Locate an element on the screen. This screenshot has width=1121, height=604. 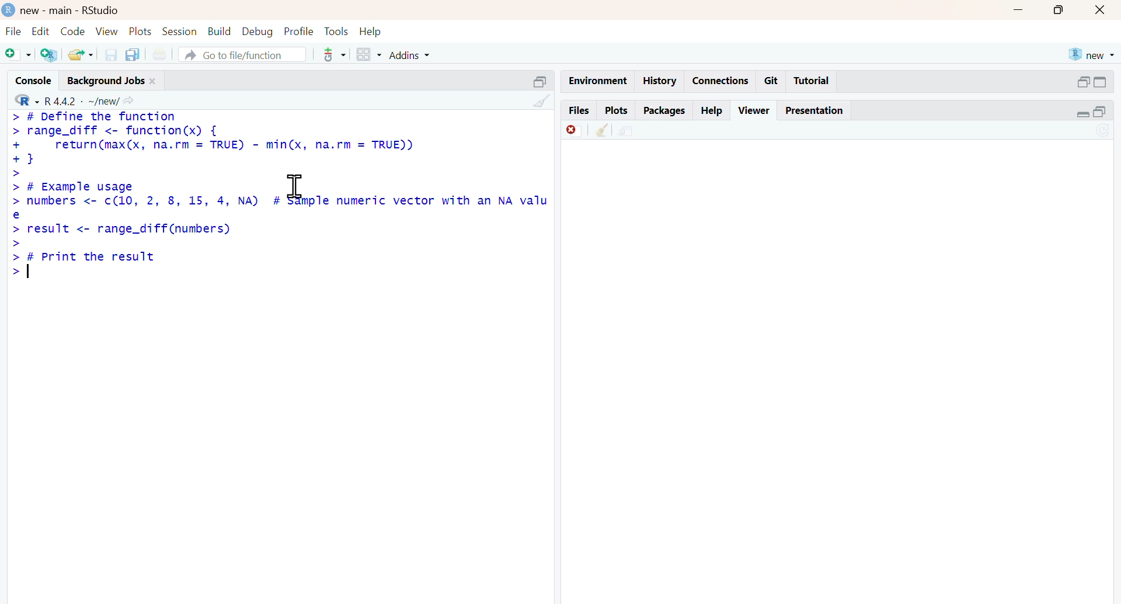
> # Define the function

> range_diff <- function(x) {

+ return(max(x, na.rm = TRUE) - min(x, na.rm = TRUE))
+ } is located at coordinates (213, 140).